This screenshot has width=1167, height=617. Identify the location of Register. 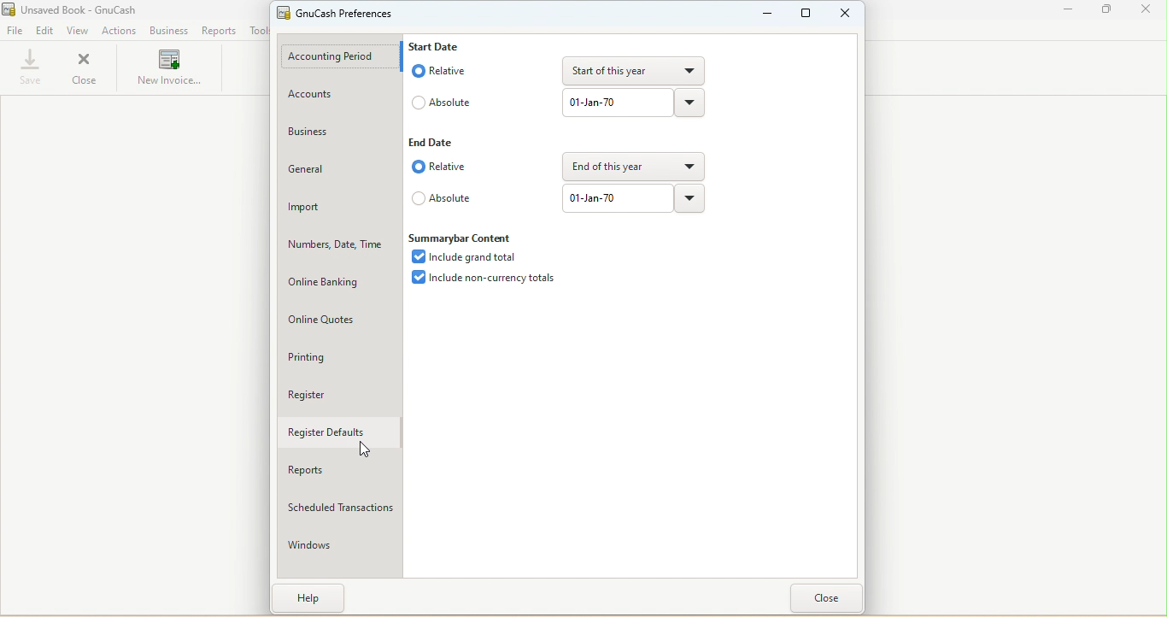
(337, 393).